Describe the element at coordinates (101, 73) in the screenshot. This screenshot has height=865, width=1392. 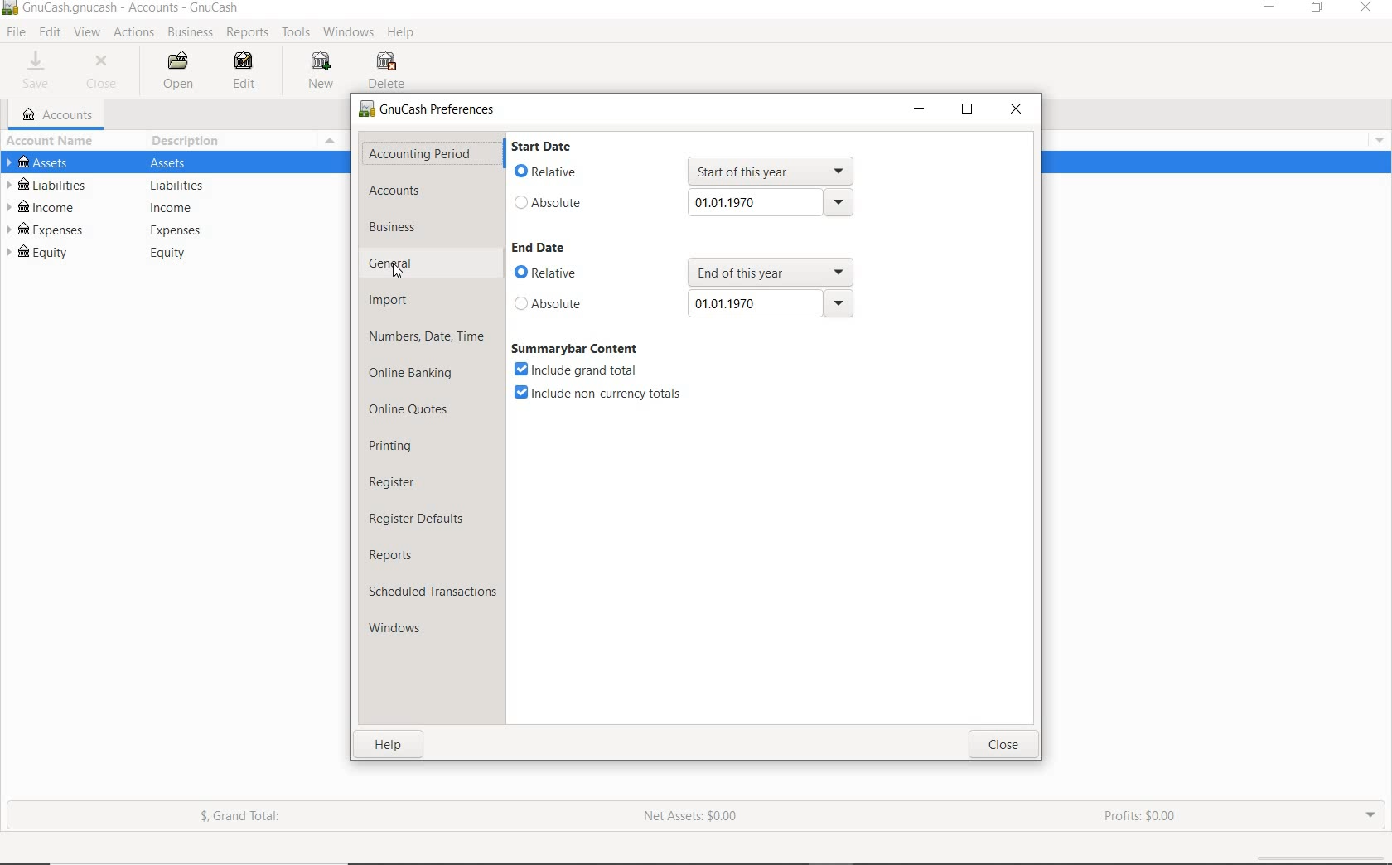
I see `CLOSE` at that location.